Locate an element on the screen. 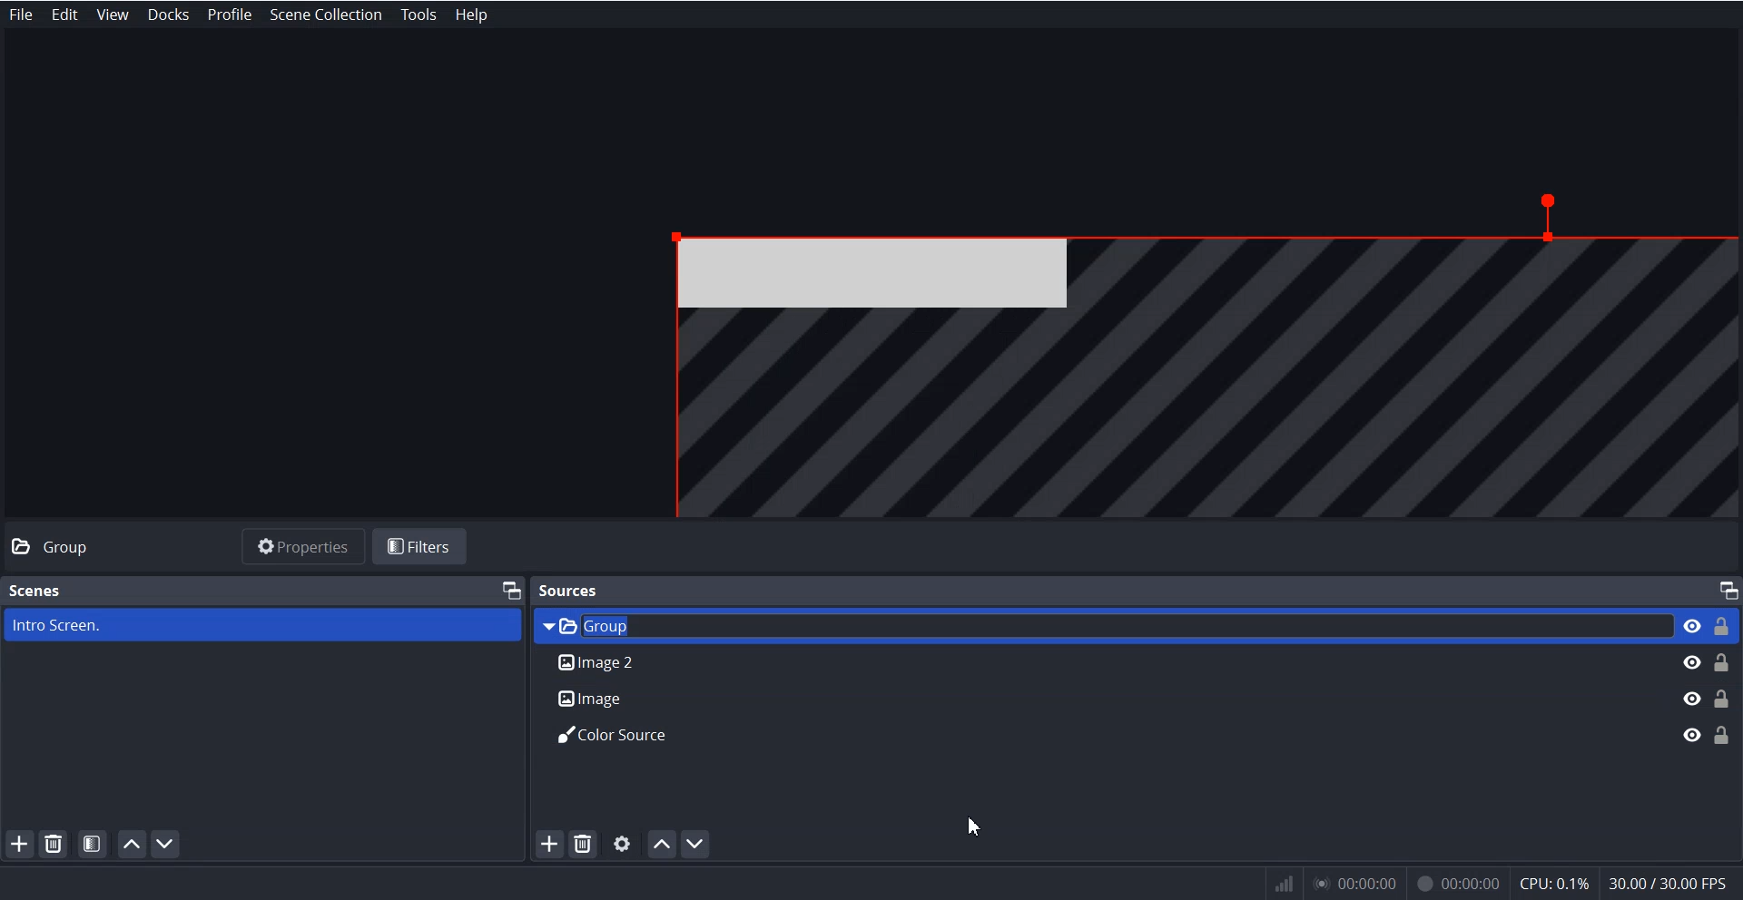 The height and width of the screenshot is (900, 1743). Help is located at coordinates (468, 15).